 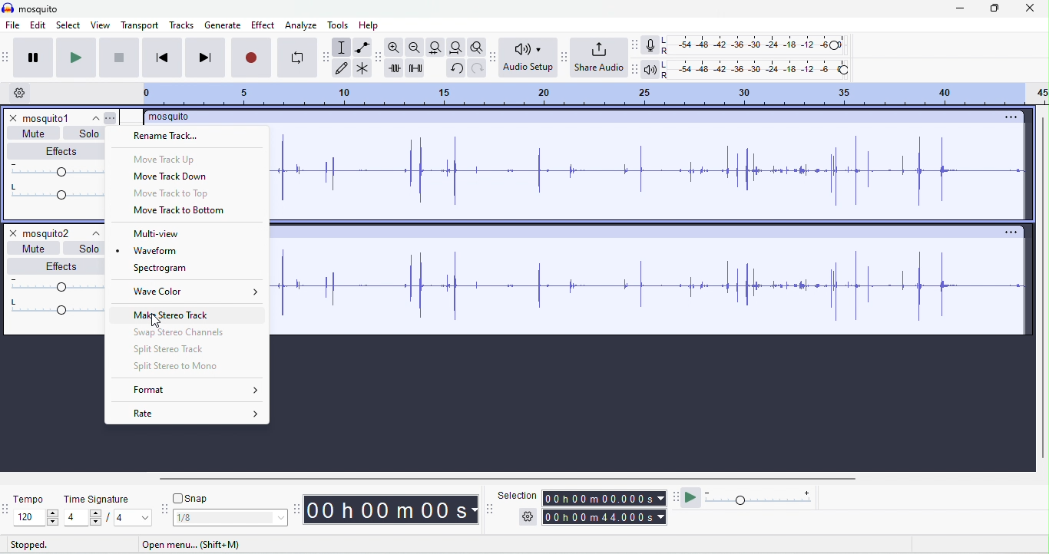 I want to click on select time signature, so click(x=108, y=518).